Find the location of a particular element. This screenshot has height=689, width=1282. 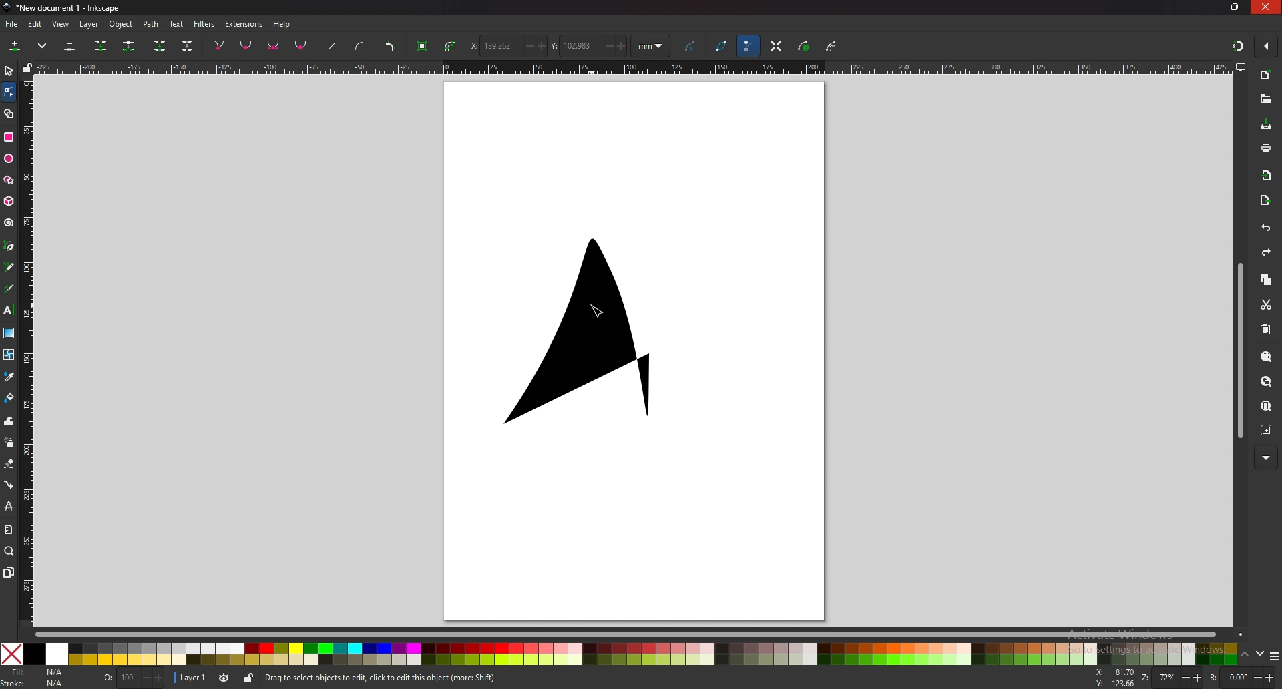

spray is located at coordinates (9, 442).